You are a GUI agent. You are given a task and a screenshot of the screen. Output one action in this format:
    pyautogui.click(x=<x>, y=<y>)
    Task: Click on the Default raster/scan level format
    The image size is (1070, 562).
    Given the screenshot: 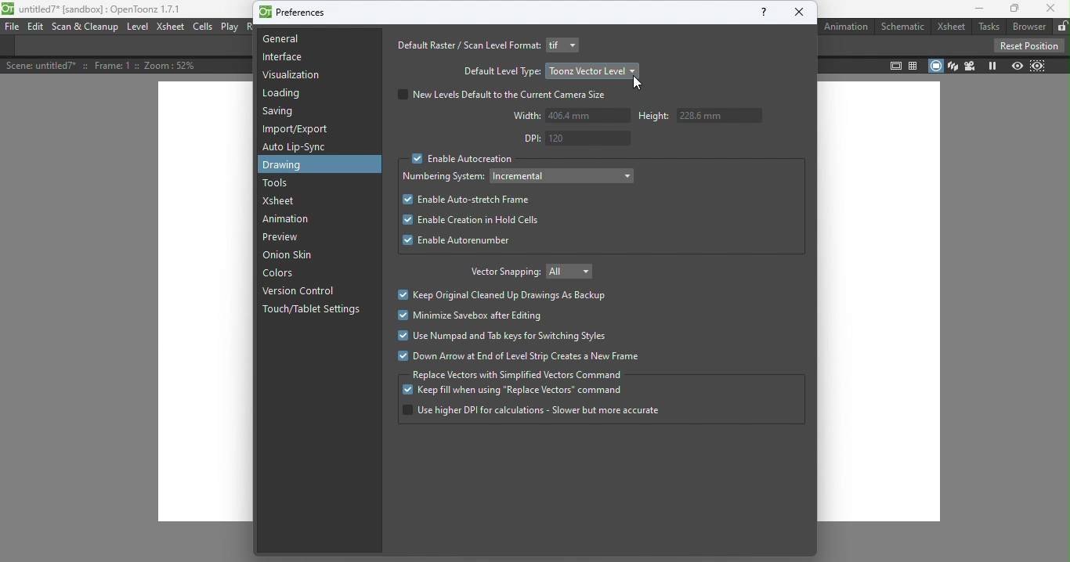 What is the action you would take?
    pyautogui.click(x=465, y=45)
    